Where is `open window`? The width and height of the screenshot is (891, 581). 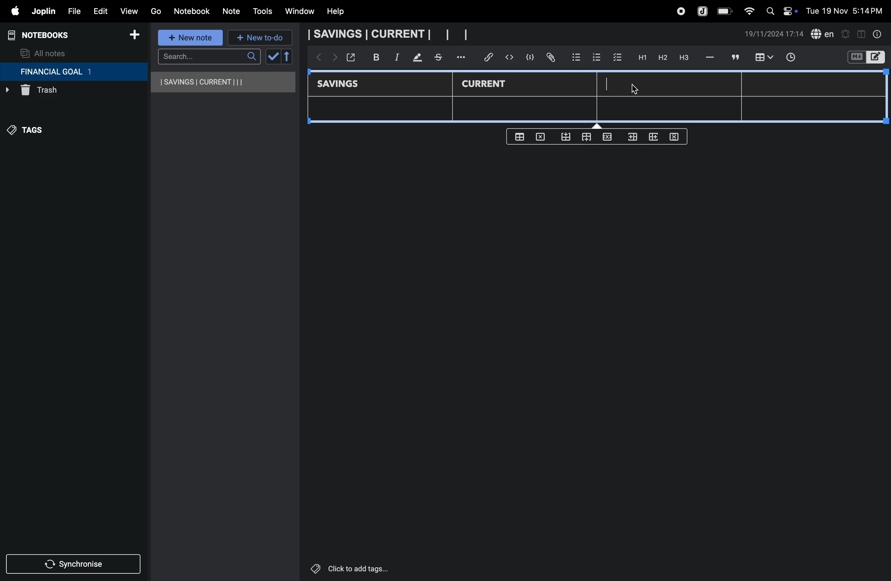 open window is located at coordinates (350, 57).